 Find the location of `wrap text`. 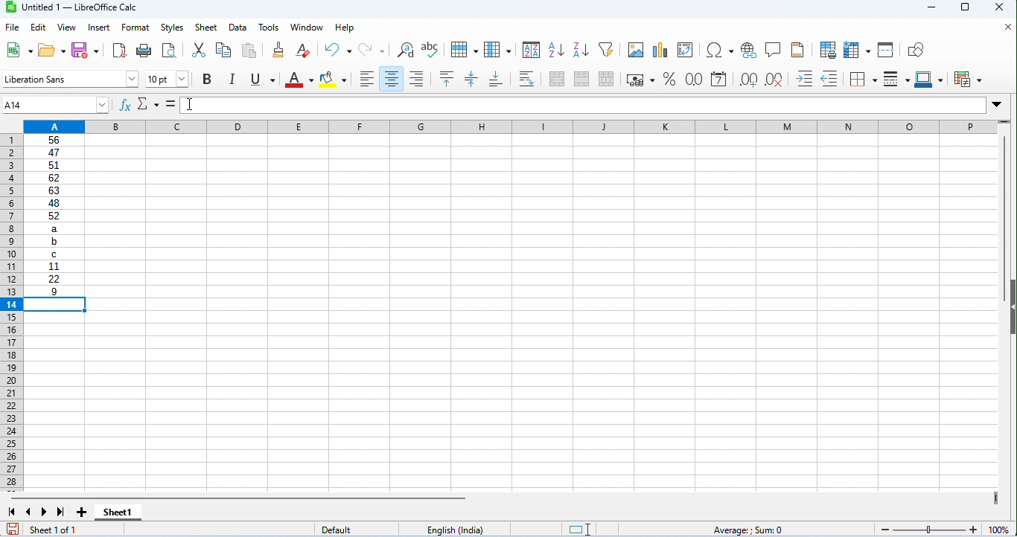

wrap text is located at coordinates (526, 79).